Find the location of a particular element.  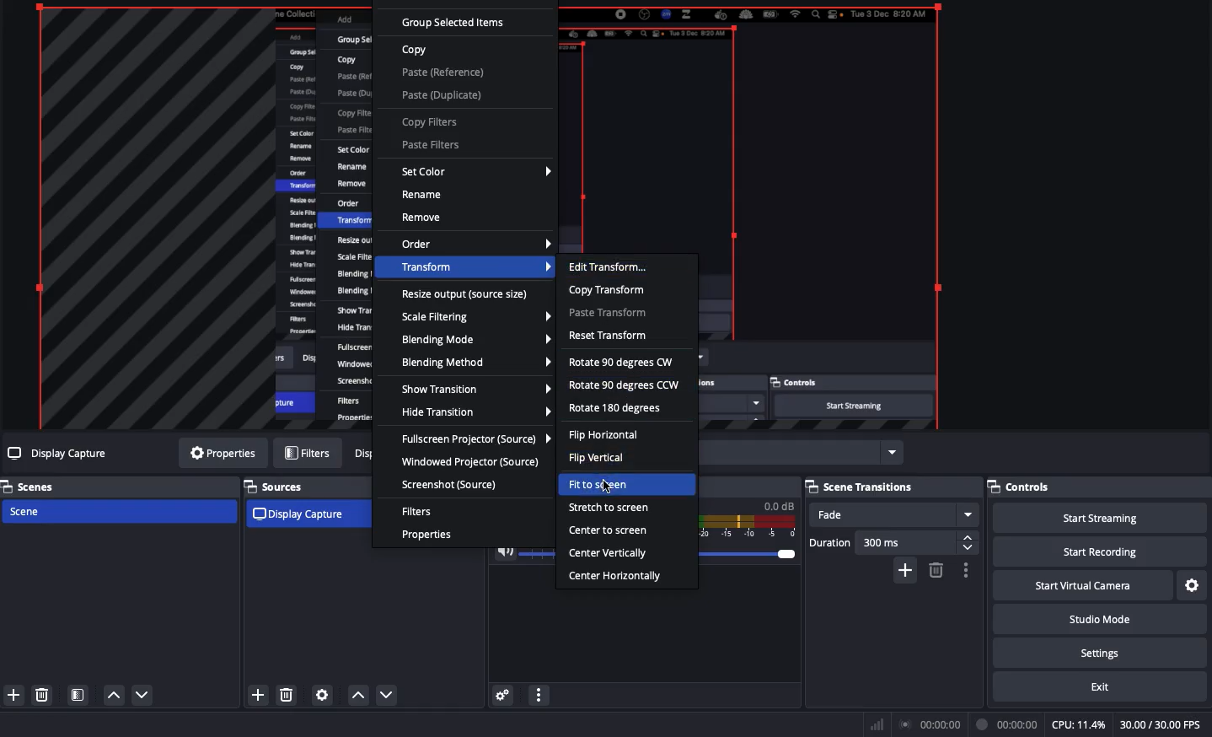

Scale filtering is located at coordinates (476, 319).